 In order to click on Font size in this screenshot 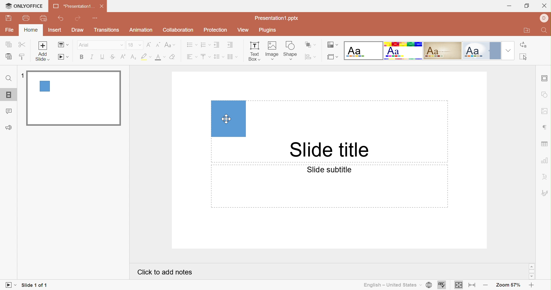, I will do `click(135, 45)`.